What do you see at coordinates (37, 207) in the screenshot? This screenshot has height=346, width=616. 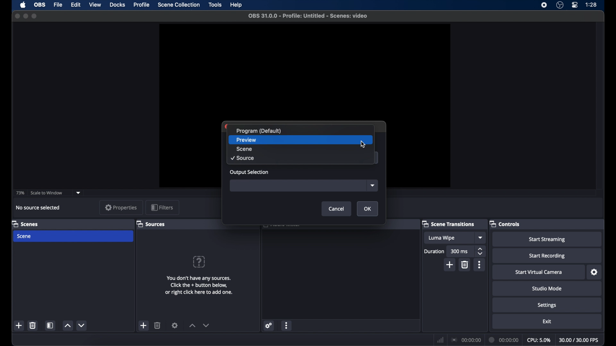 I see `no source selected` at bounding box center [37, 207].